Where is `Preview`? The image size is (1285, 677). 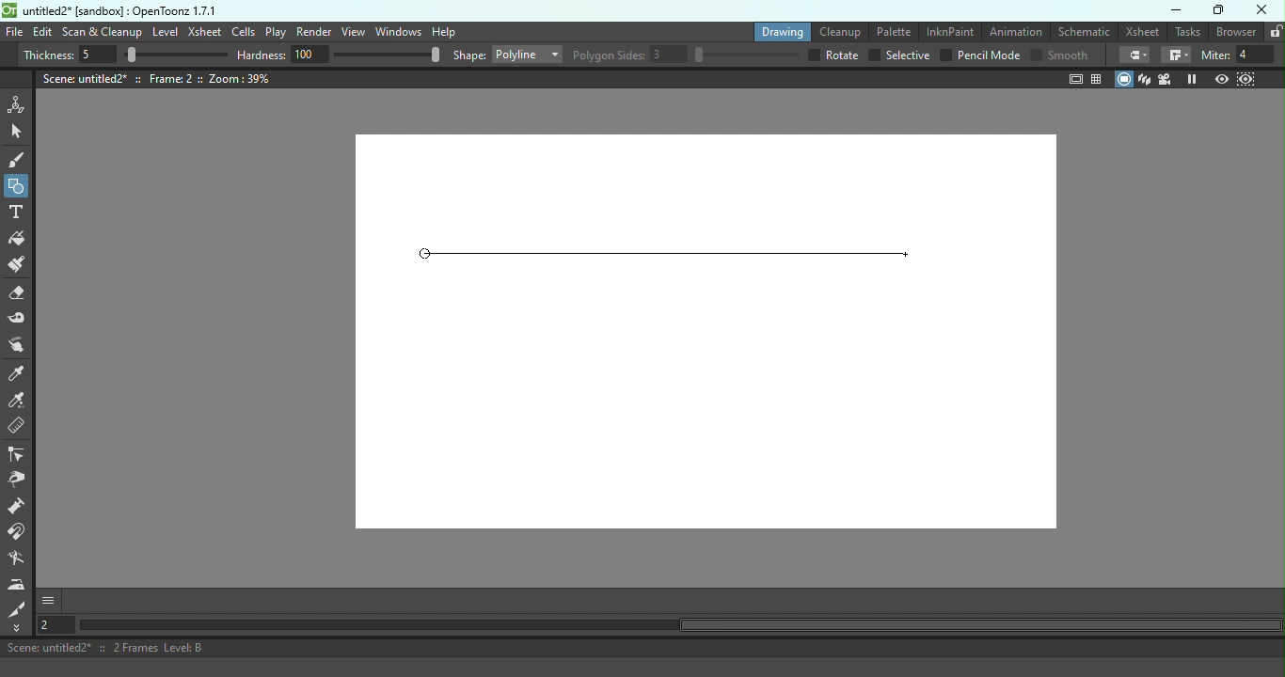
Preview is located at coordinates (1223, 77).